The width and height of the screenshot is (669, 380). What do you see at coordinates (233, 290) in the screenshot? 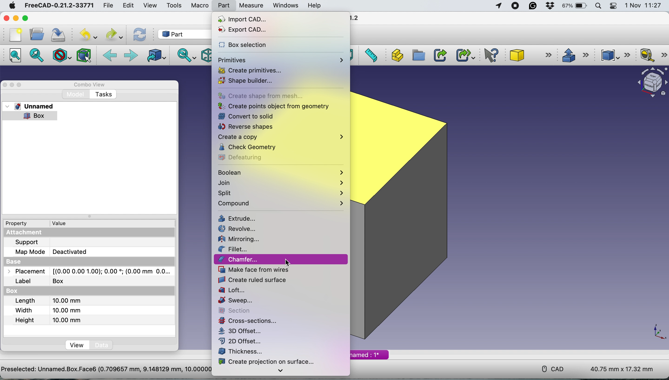
I see `loft` at bounding box center [233, 290].